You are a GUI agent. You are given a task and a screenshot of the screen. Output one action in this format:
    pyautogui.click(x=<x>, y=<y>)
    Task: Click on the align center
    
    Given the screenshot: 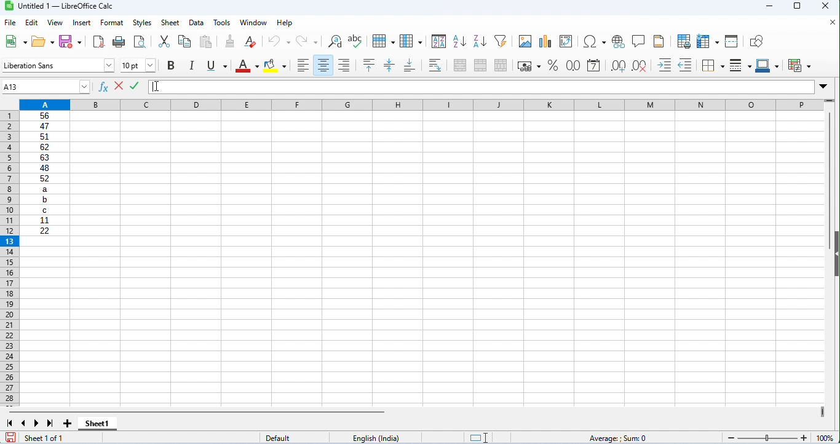 What is the action you would take?
    pyautogui.click(x=322, y=65)
    